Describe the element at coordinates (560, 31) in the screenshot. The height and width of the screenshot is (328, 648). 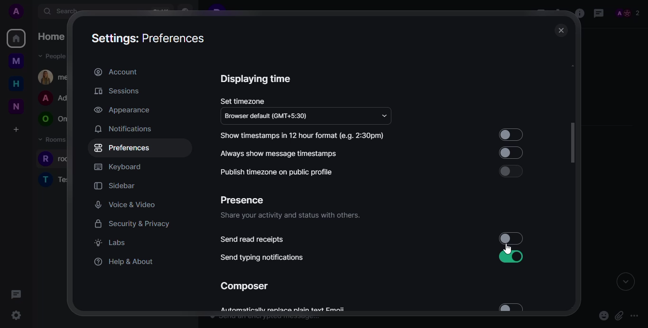
I see `close` at that location.